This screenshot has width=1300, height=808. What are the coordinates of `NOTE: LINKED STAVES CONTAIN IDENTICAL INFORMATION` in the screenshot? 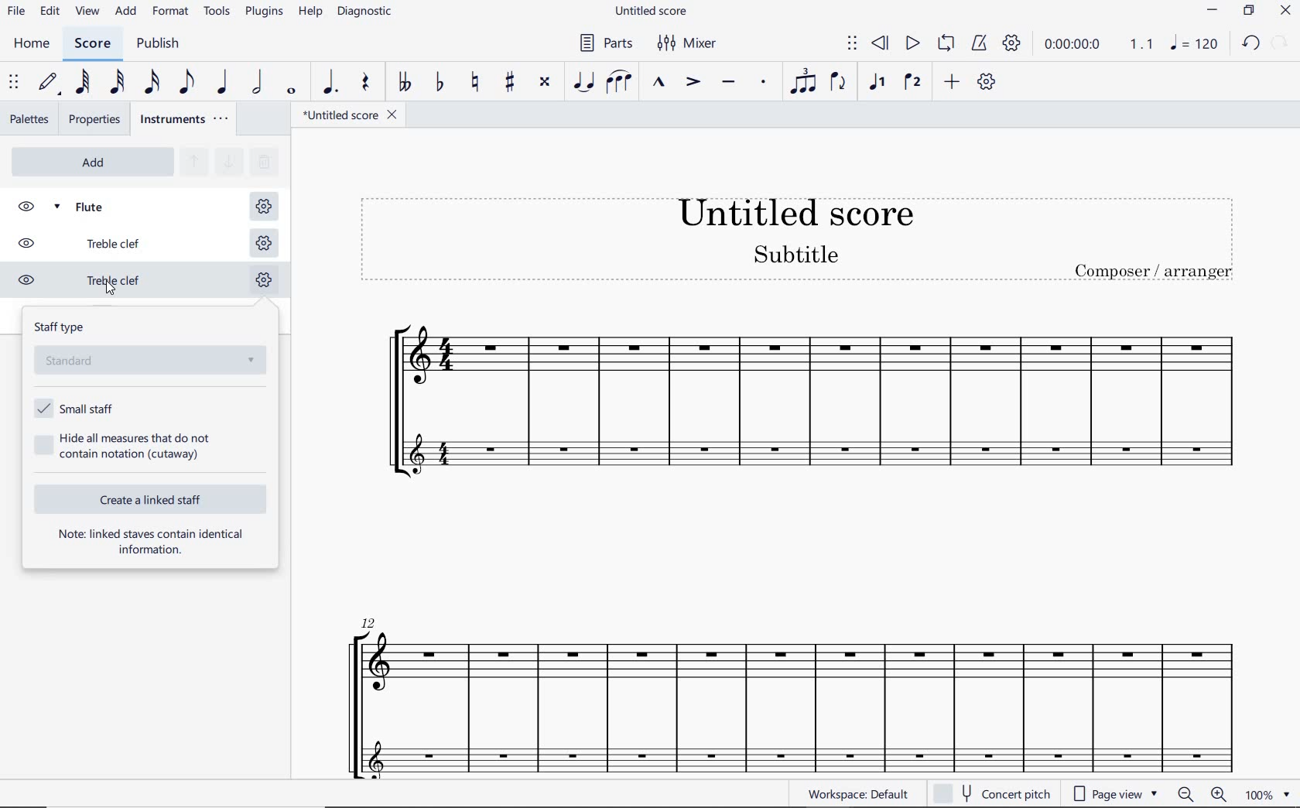 It's located at (152, 542).